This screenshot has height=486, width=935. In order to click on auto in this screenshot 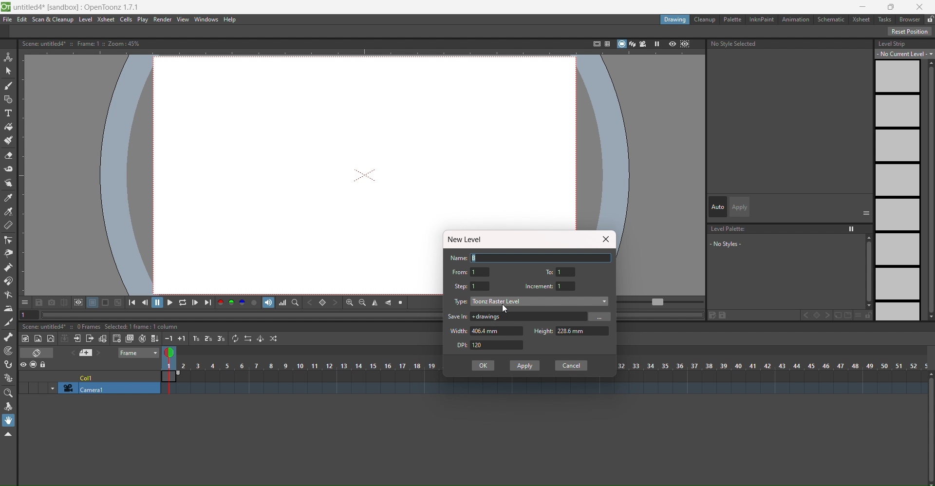, I will do `click(718, 206)`.